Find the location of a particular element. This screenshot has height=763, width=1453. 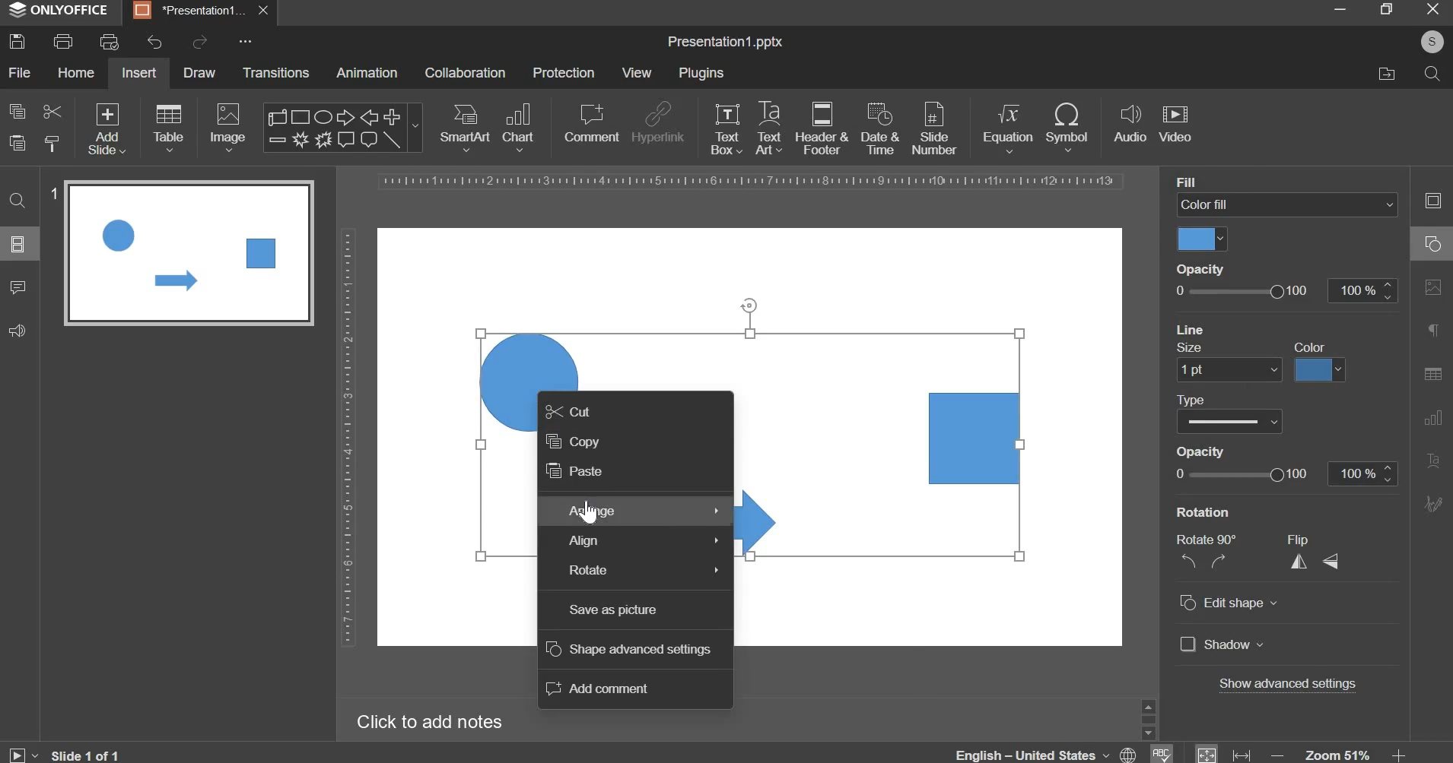

video is located at coordinates (1175, 125).